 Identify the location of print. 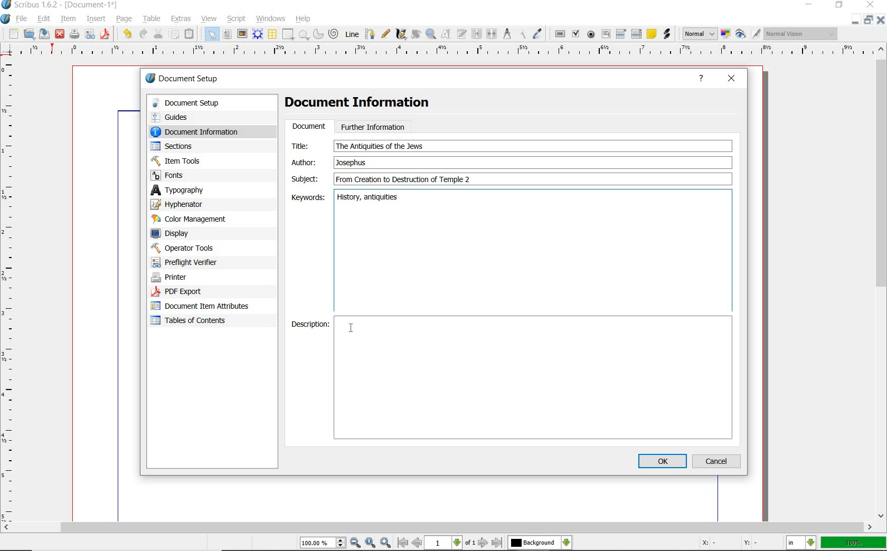
(74, 35).